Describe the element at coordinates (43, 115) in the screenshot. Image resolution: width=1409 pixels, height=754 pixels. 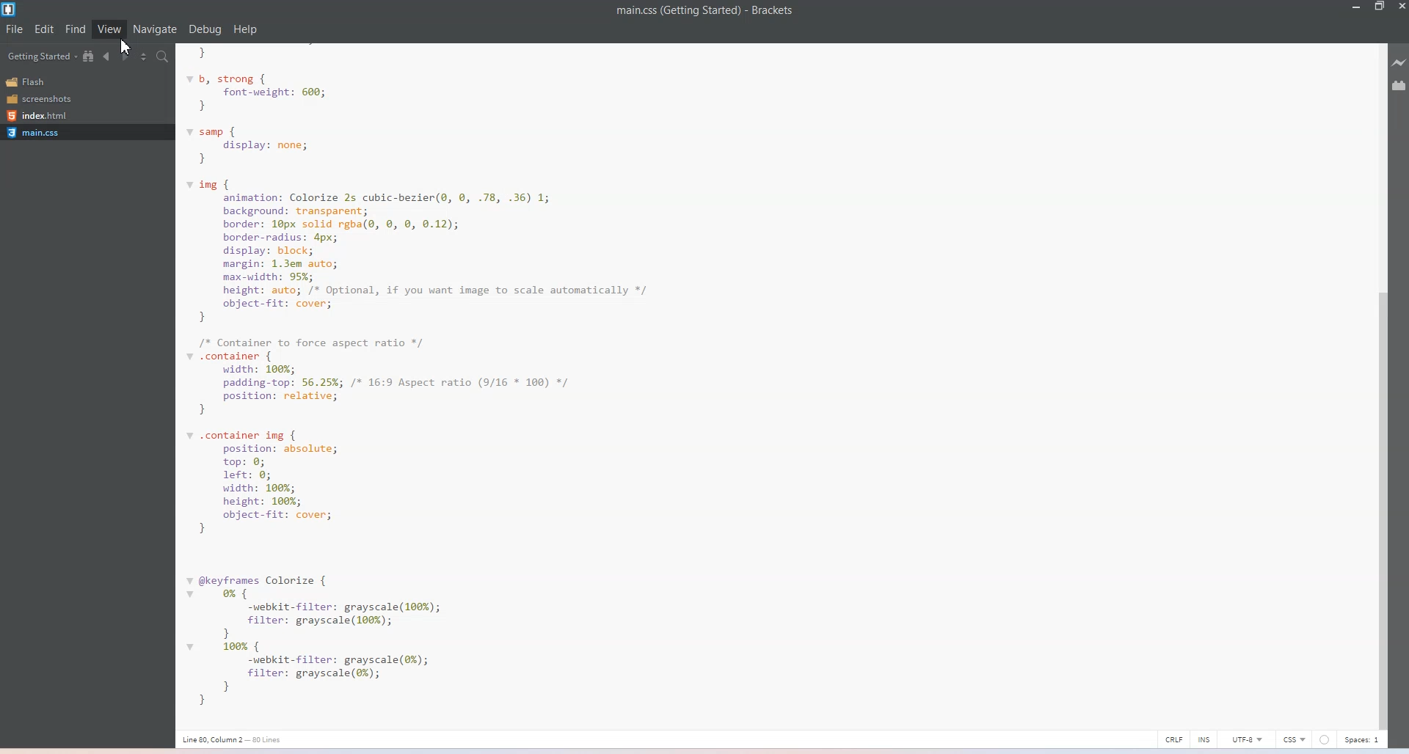
I see `Index.html` at that location.